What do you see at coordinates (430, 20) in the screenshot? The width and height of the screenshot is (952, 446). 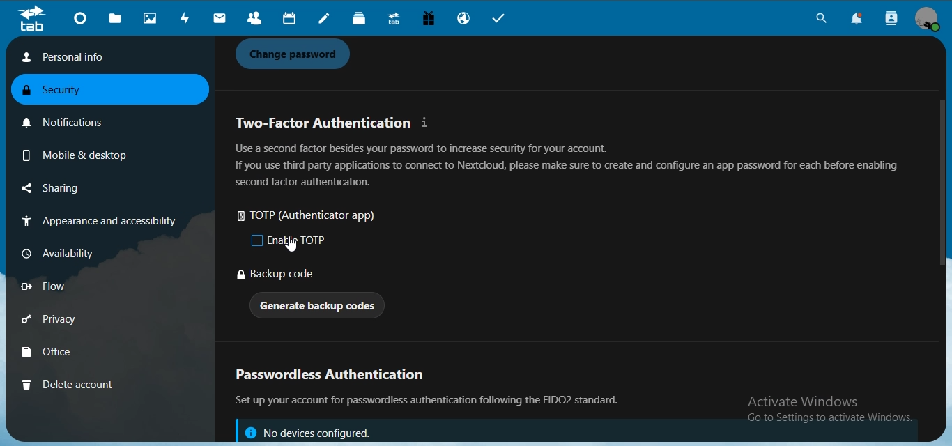 I see `free trial` at bounding box center [430, 20].